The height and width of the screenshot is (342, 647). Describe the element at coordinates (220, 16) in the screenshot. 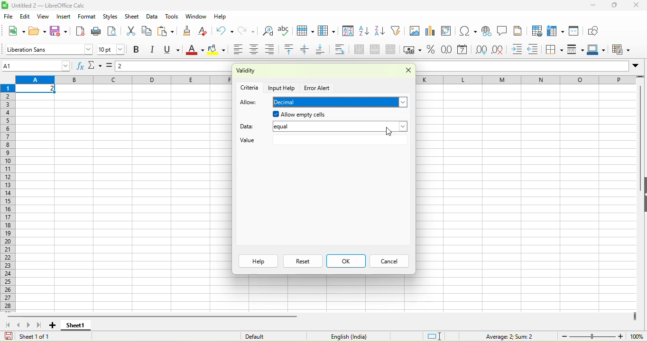

I see `help` at that location.